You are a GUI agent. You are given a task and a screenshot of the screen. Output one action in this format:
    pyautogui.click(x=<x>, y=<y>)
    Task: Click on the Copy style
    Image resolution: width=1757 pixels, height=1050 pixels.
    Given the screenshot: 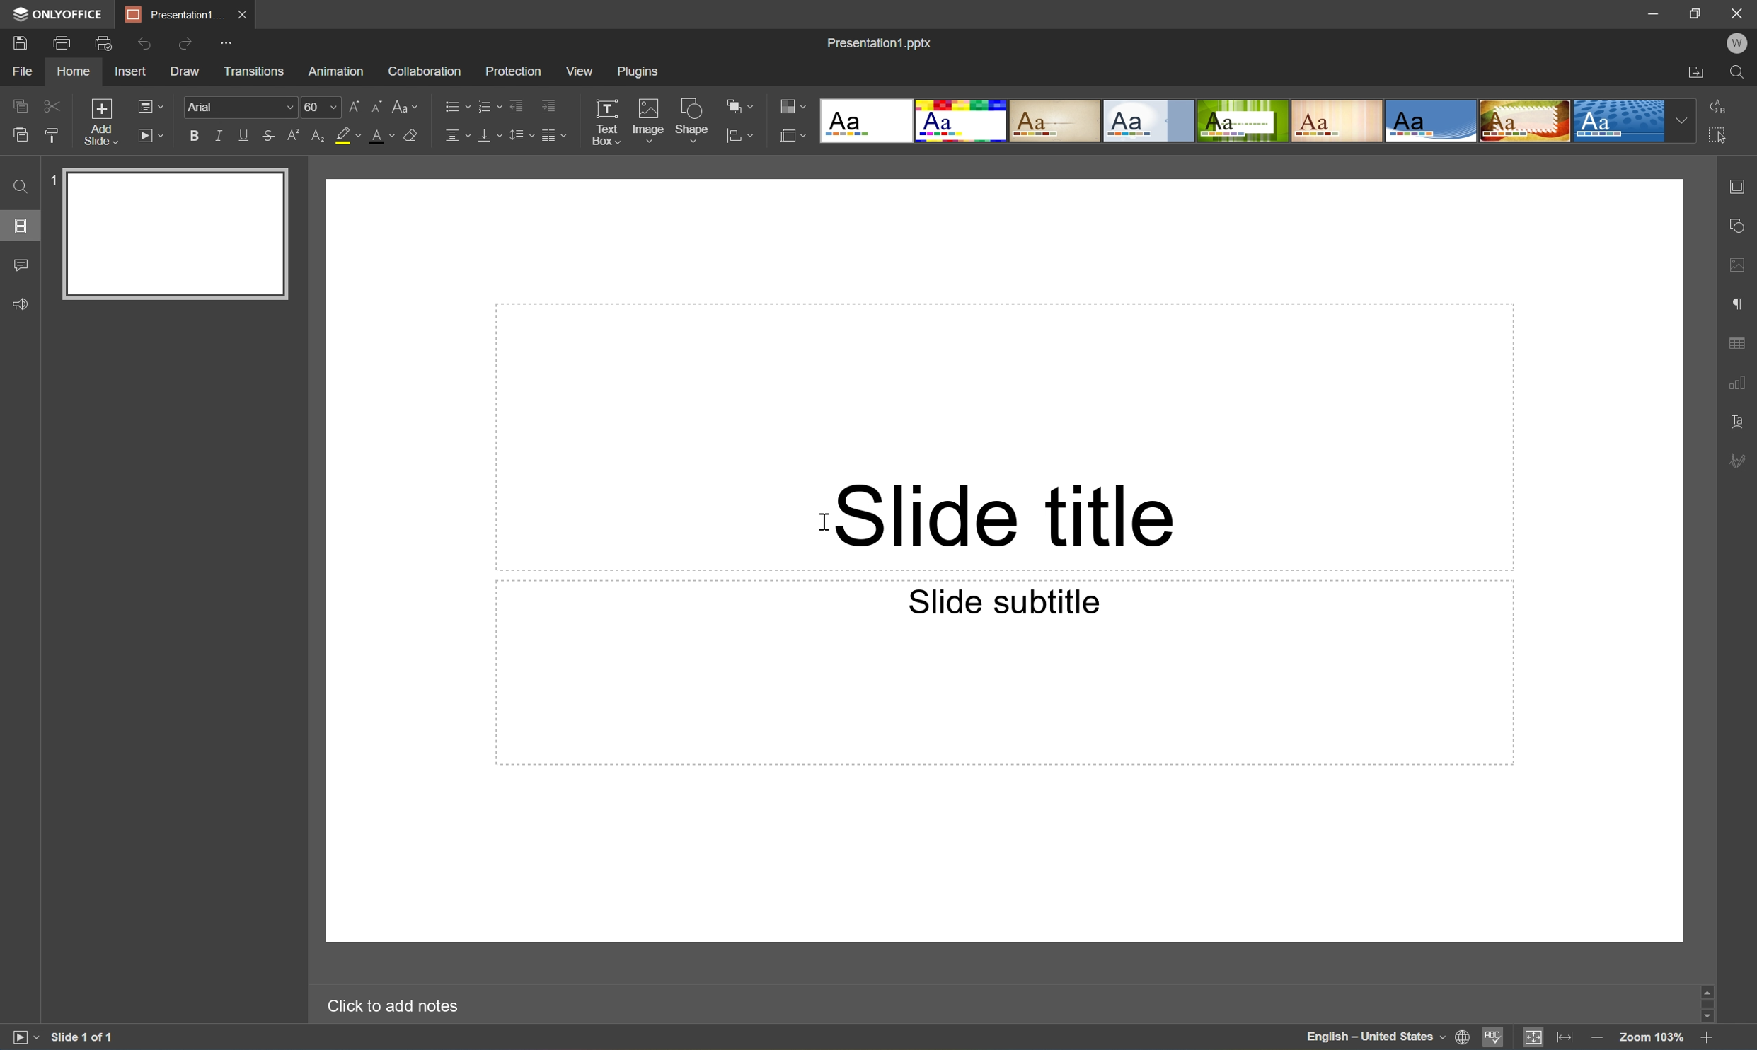 What is the action you would take?
    pyautogui.click(x=51, y=136)
    